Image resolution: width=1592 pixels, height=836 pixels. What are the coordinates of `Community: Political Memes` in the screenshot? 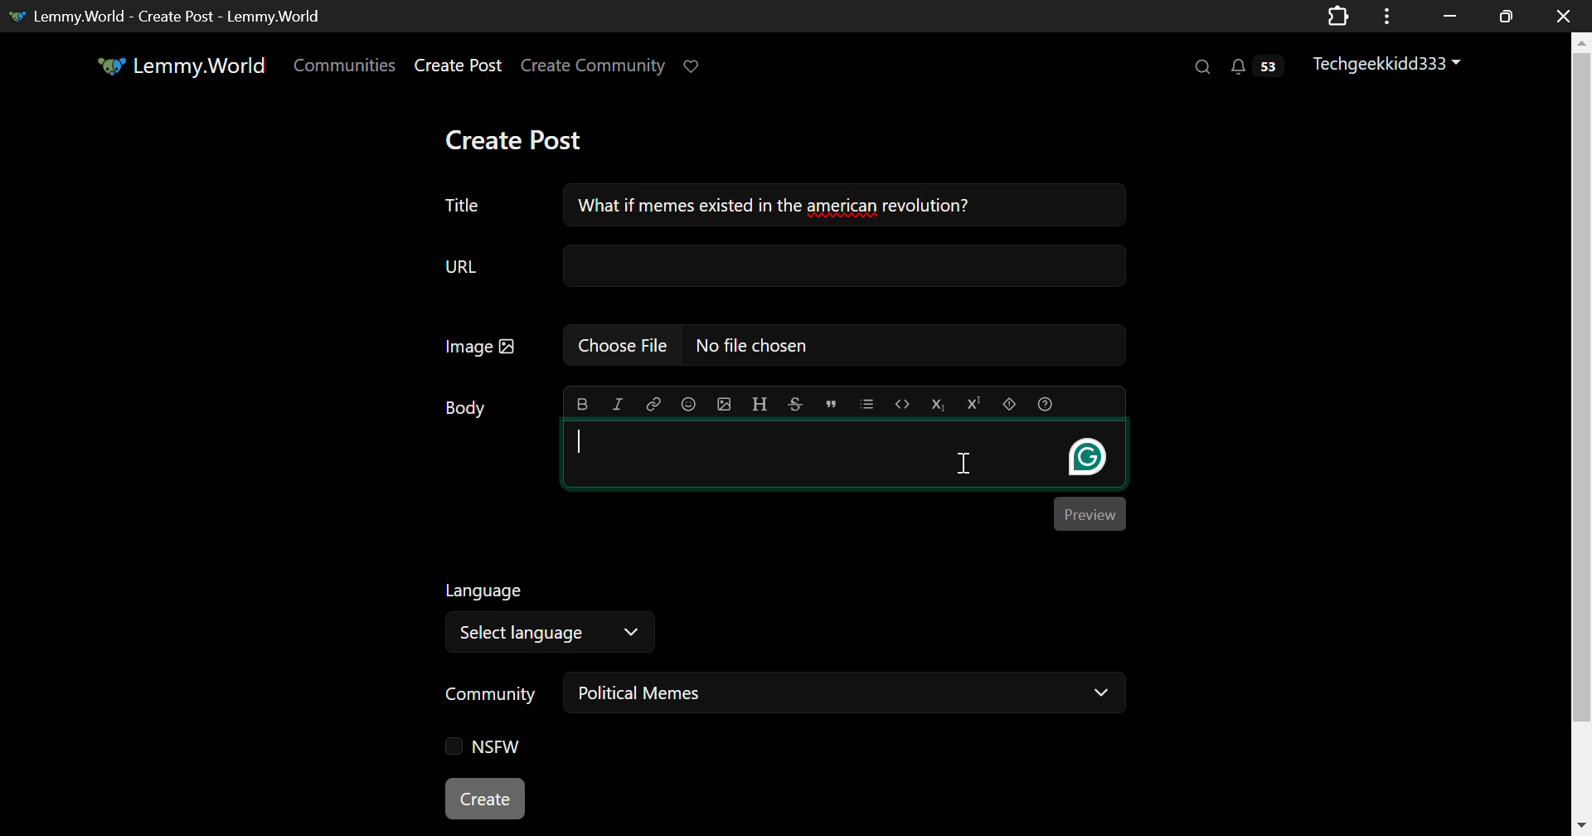 It's located at (787, 696).